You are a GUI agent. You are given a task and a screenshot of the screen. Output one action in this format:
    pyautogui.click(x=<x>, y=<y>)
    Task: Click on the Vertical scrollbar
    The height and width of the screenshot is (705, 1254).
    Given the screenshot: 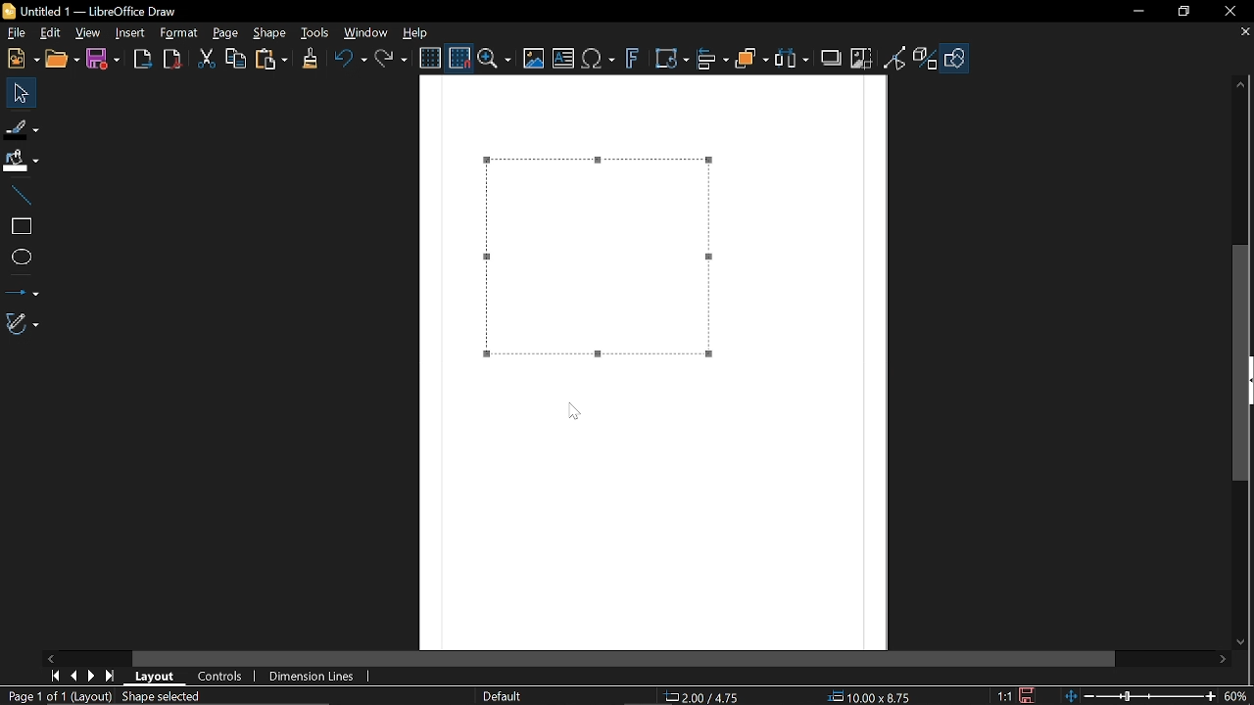 What is the action you would take?
    pyautogui.click(x=1245, y=363)
    